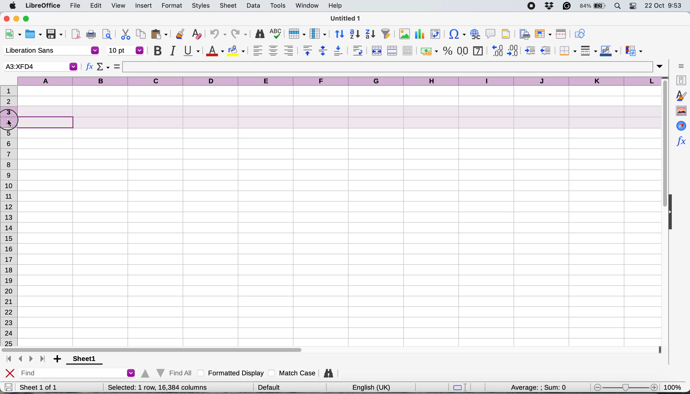 The image size is (690, 394). What do you see at coordinates (11, 124) in the screenshot?
I see `cursor` at bounding box center [11, 124].